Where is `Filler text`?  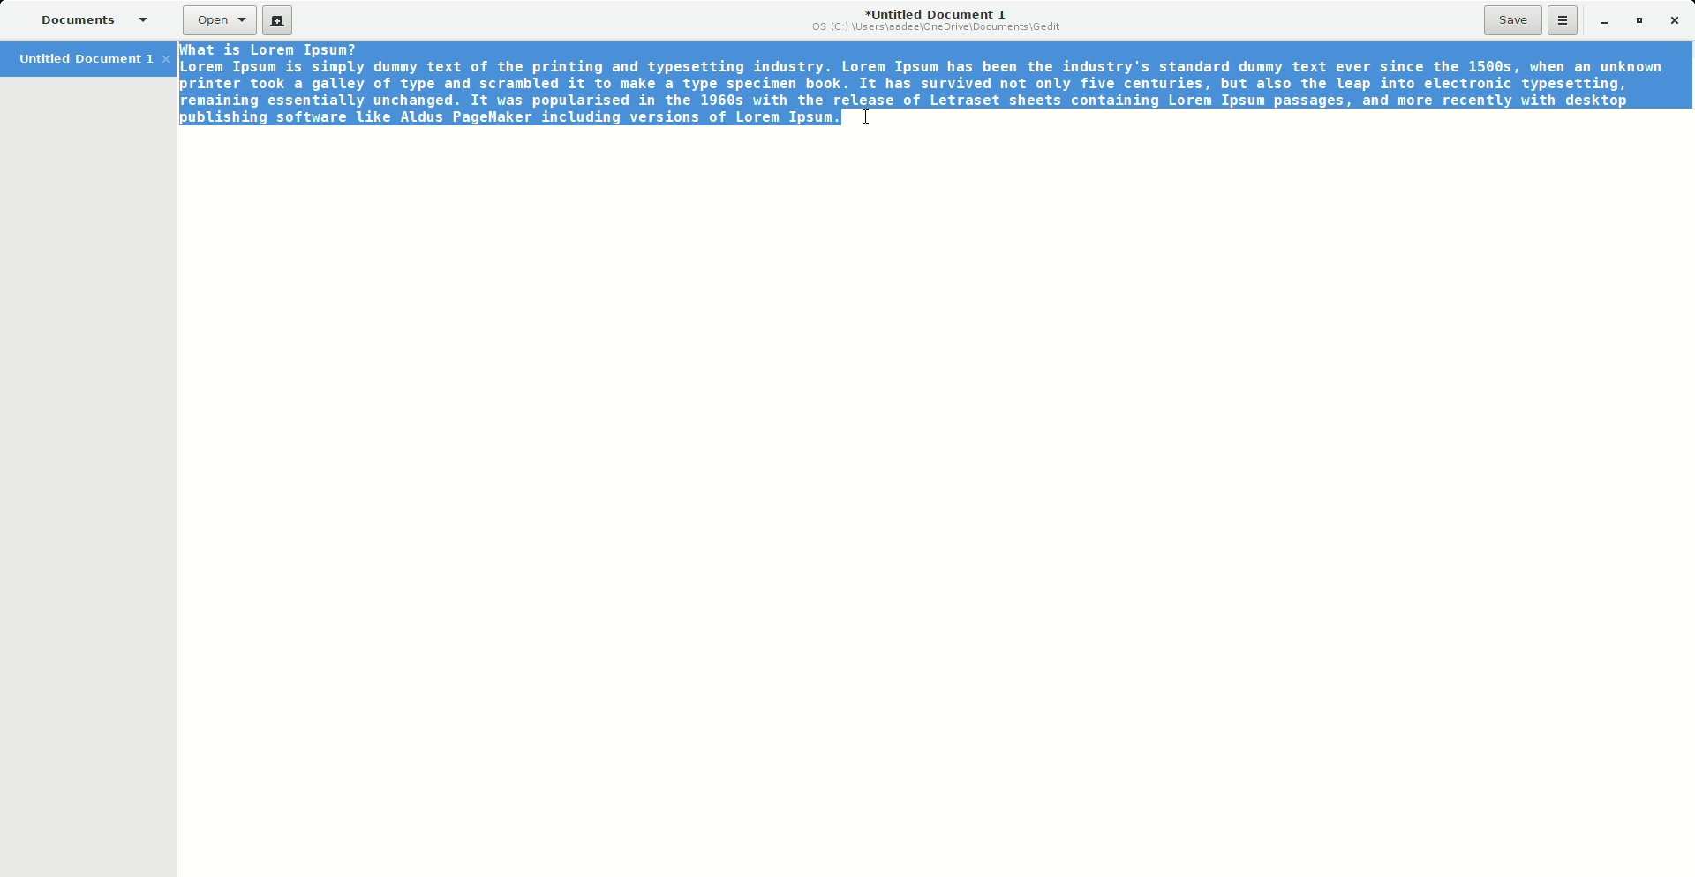
Filler text is located at coordinates (922, 84).